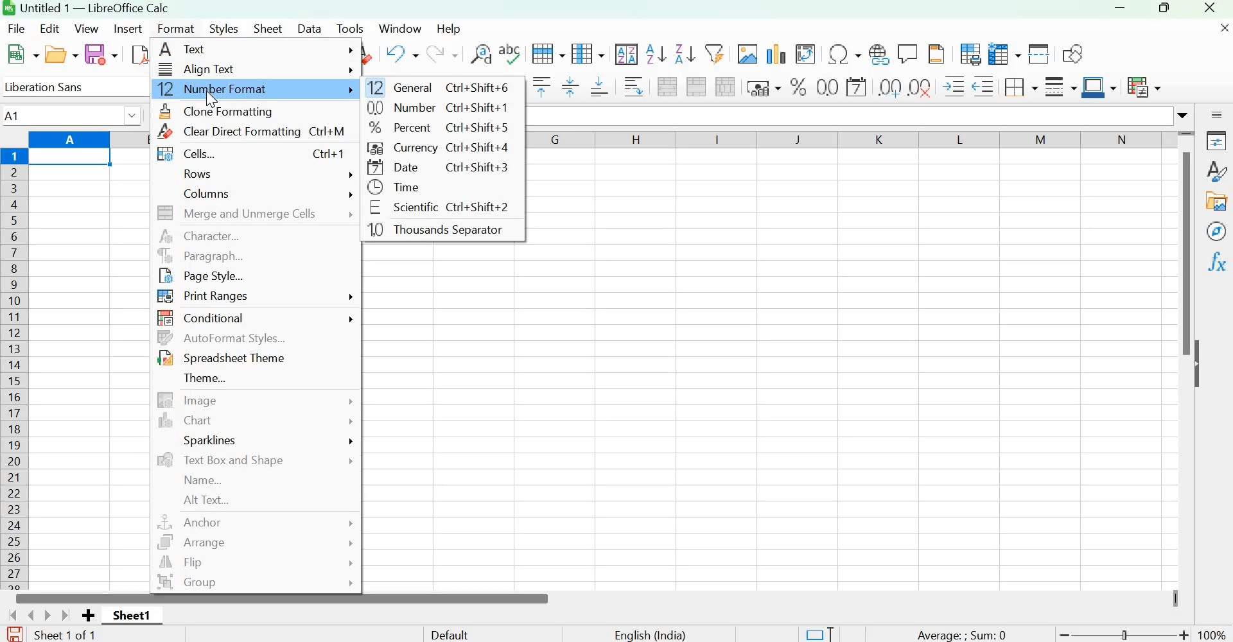  I want to click on Styles, so click(223, 30).